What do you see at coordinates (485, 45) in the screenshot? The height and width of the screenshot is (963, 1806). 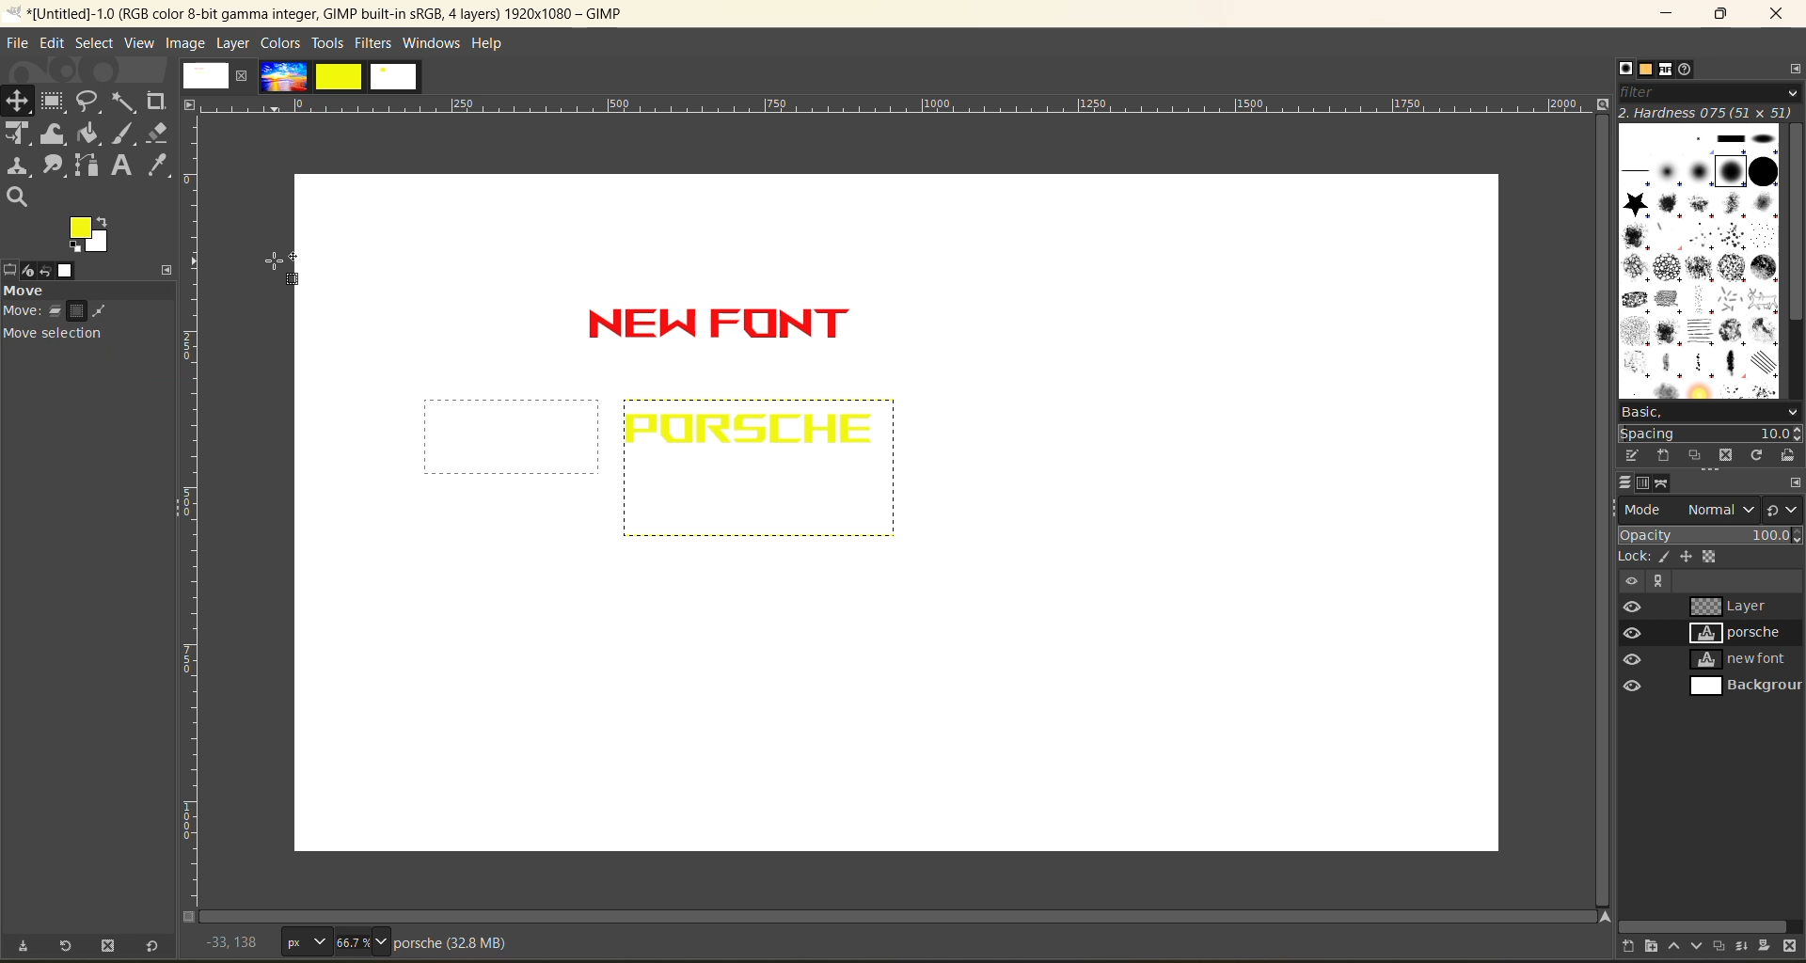 I see `help` at bounding box center [485, 45].